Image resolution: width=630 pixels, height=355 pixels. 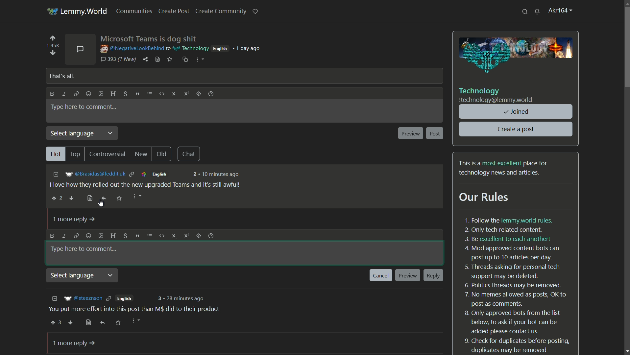 I want to click on subscript, so click(x=173, y=236).